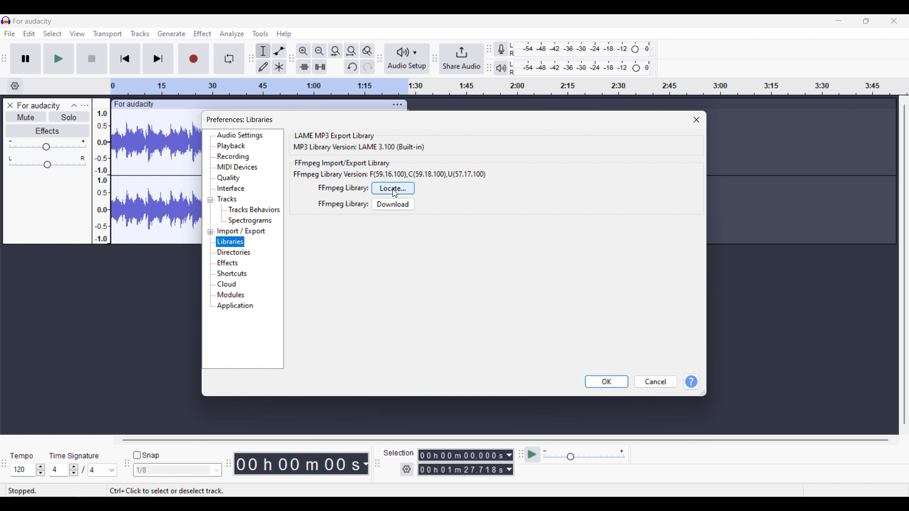  What do you see at coordinates (101, 172) in the screenshot?
I see `amplitude` at bounding box center [101, 172].